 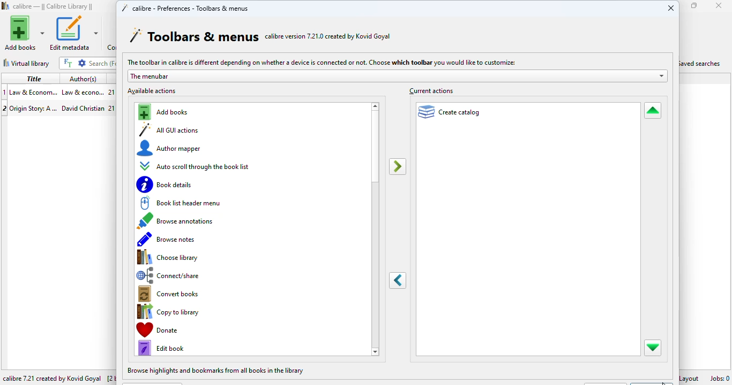 I want to click on add books, so click(x=25, y=33).